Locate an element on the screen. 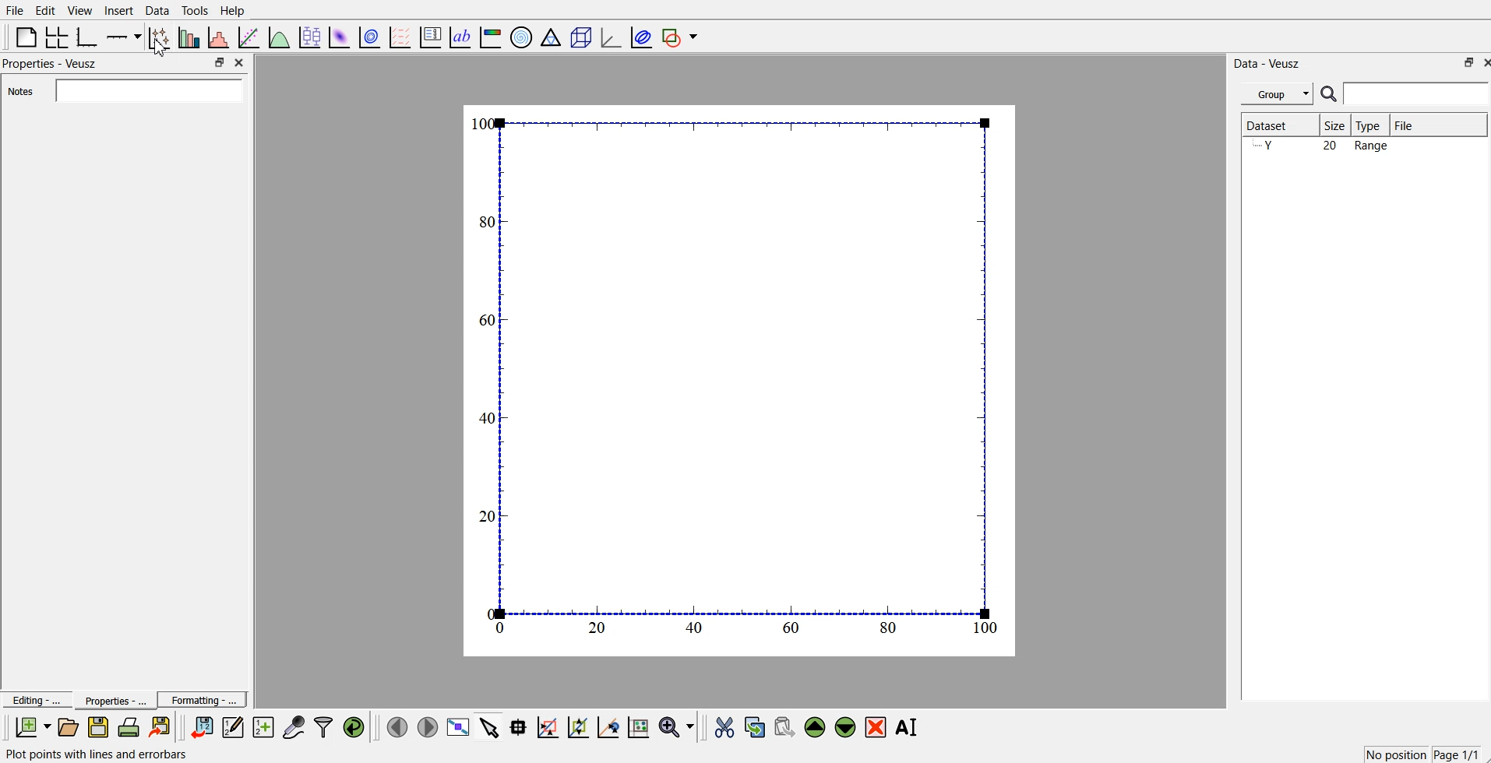 The width and height of the screenshot is (1491, 763). plot bar graphs is located at coordinates (190, 37).